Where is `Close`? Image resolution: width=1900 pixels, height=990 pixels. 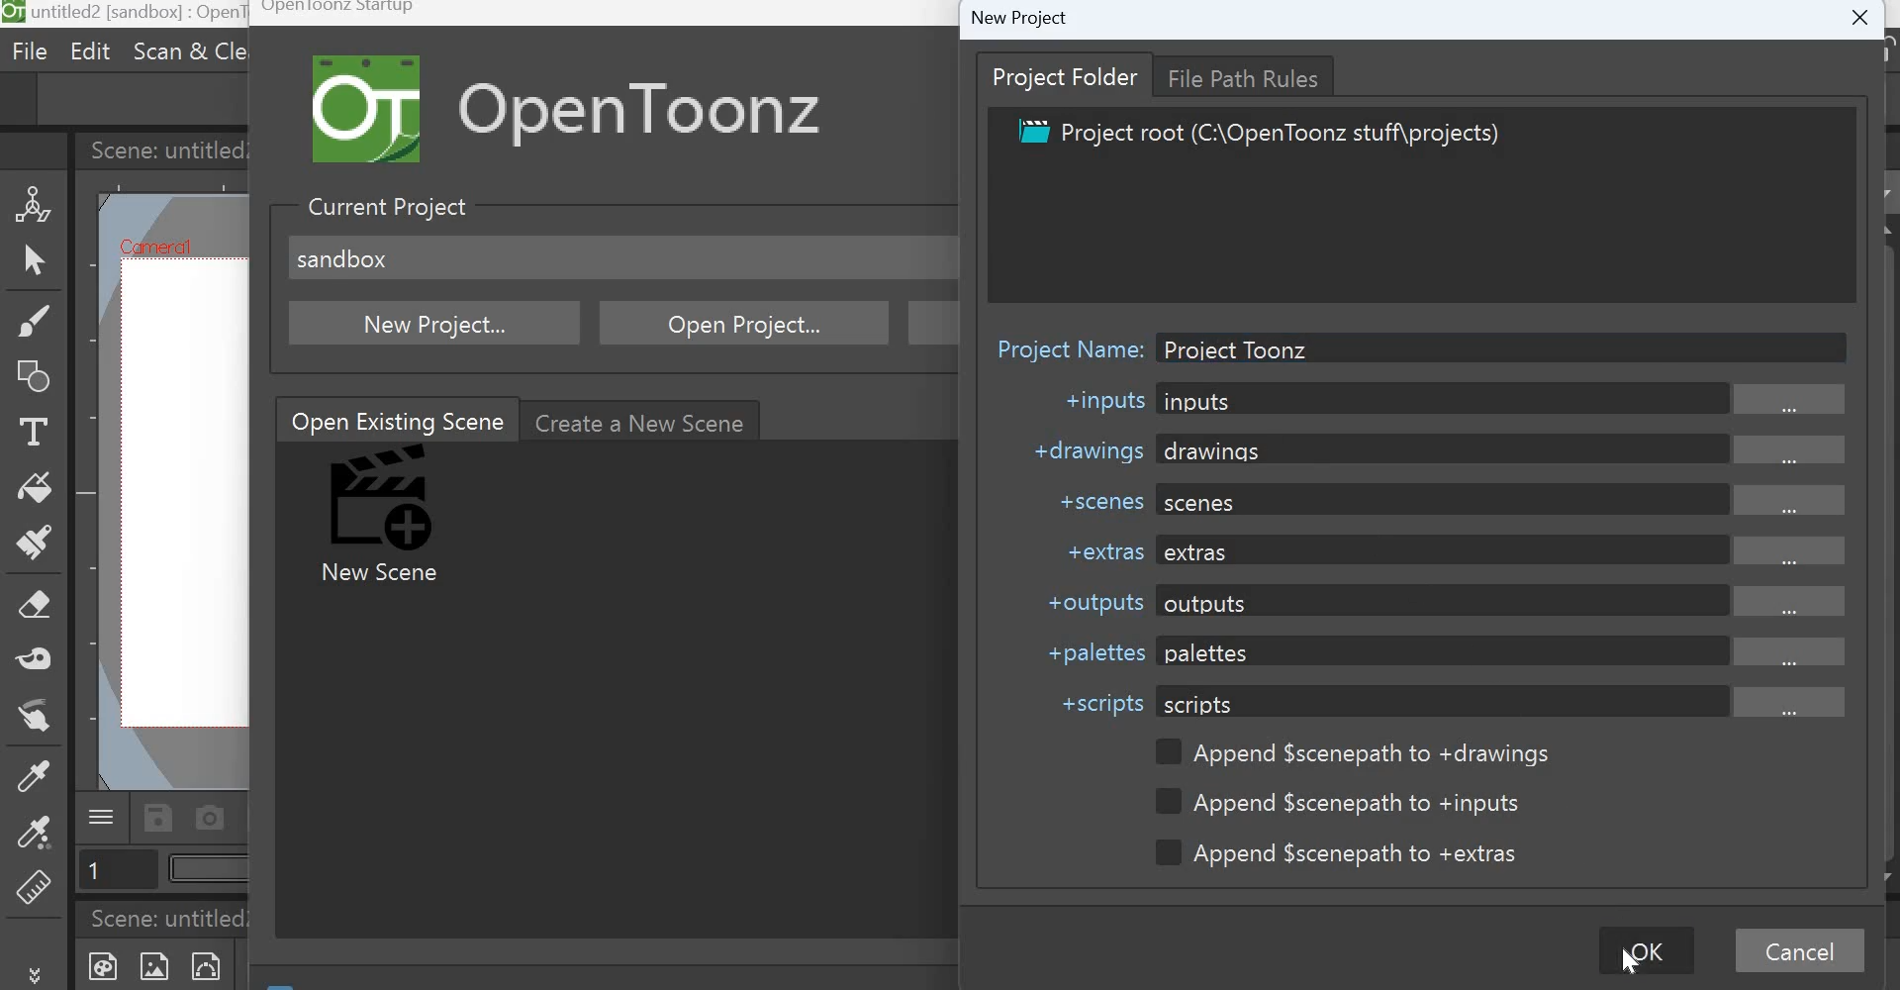 Close is located at coordinates (1869, 14).